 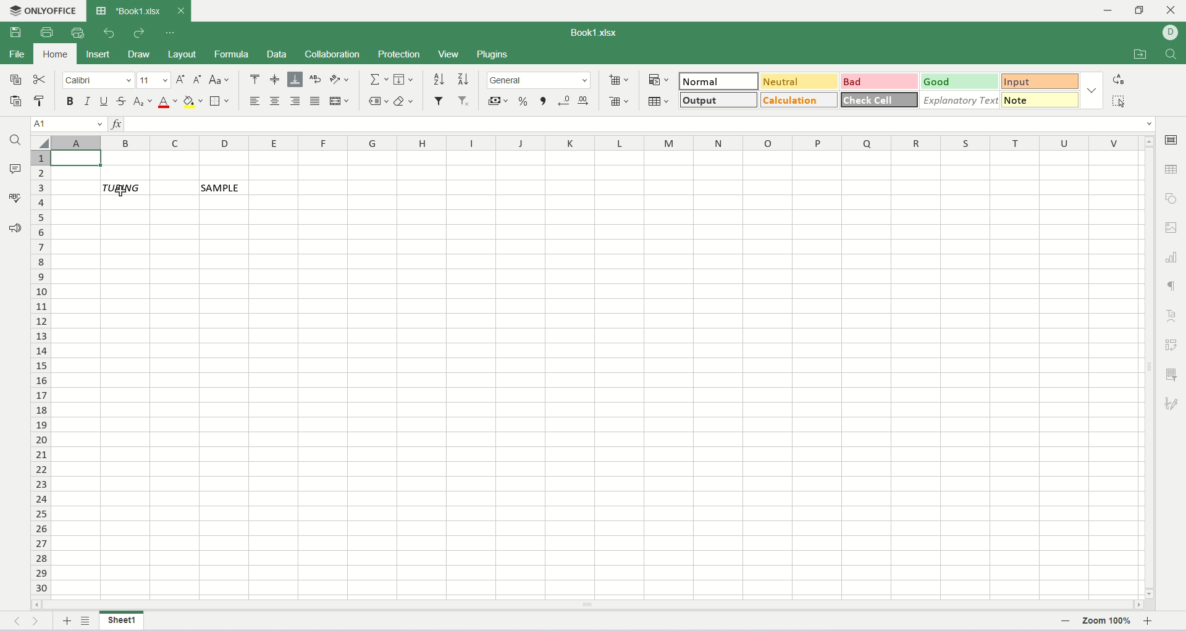 What do you see at coordinates (17, 54) in the screenshot?
I see `file` at bounding box center [17, 54].